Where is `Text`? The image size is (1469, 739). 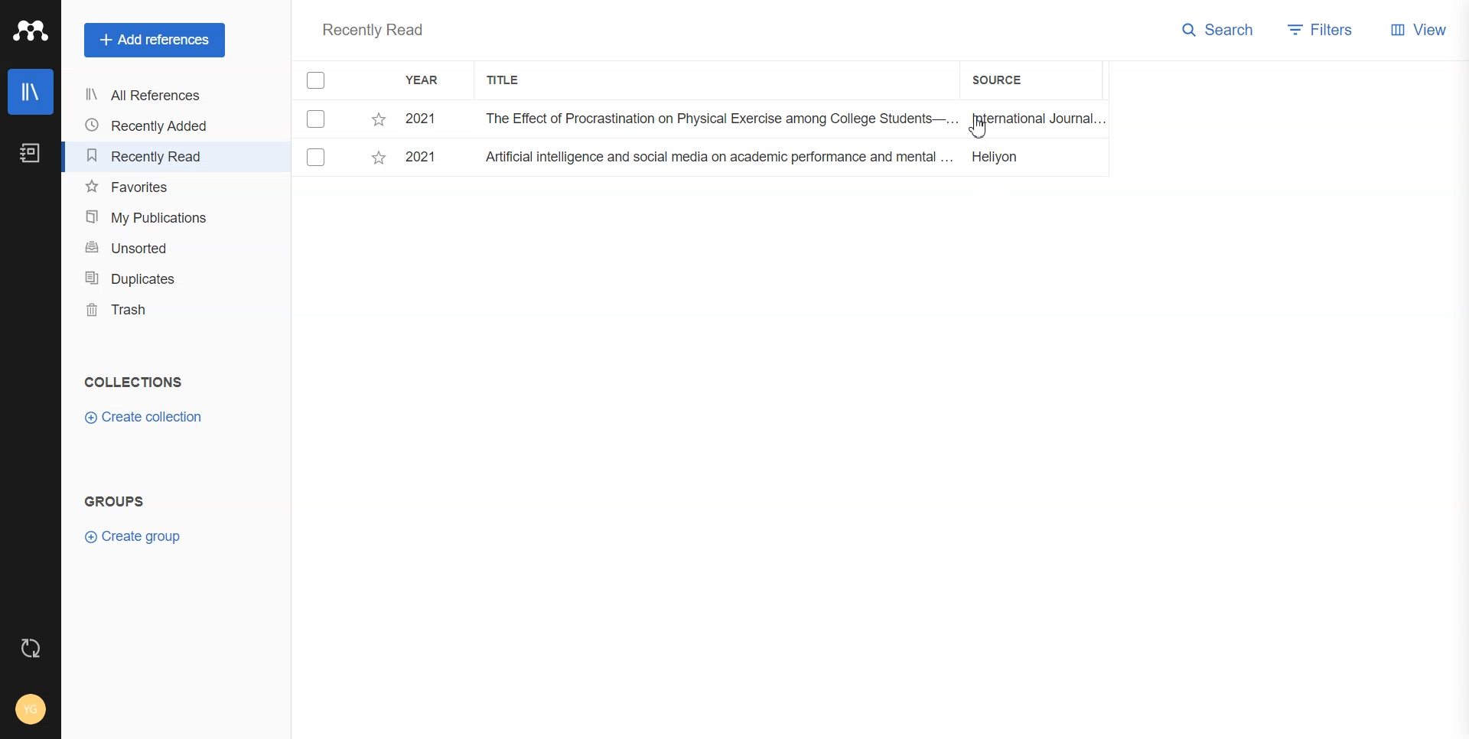 Text is located at coordinates (372, 31).